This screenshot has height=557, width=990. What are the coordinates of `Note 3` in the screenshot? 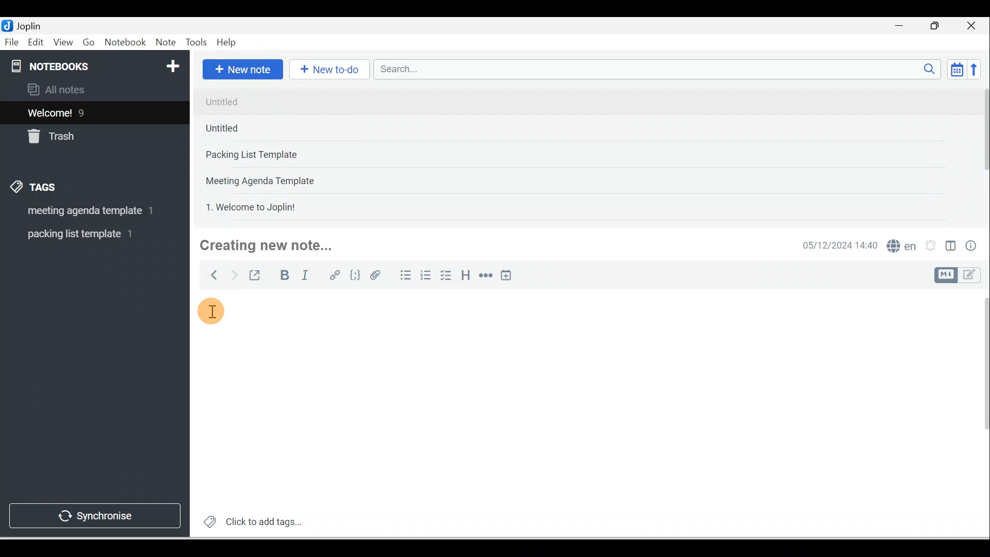 It's located at (284, 155).